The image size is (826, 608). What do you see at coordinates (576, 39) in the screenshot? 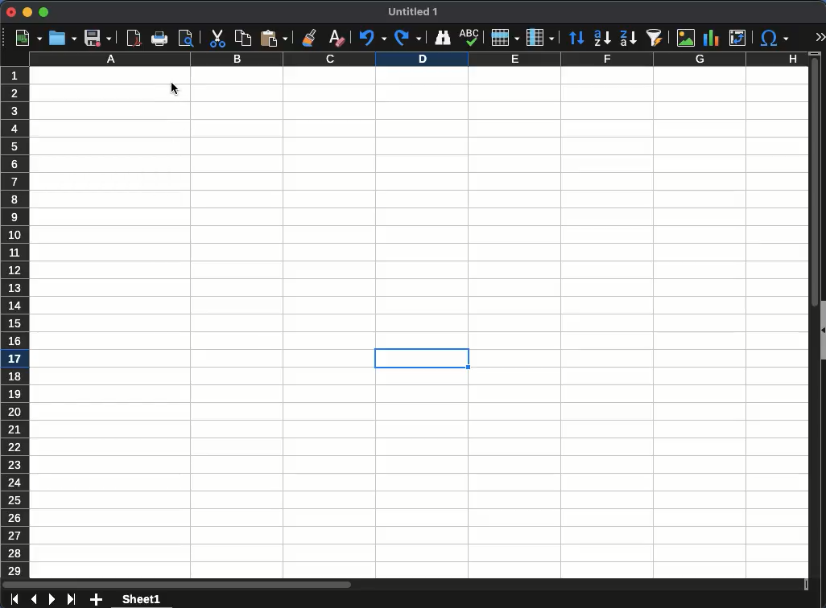
I see `sort` at bounding box center [576, 39].